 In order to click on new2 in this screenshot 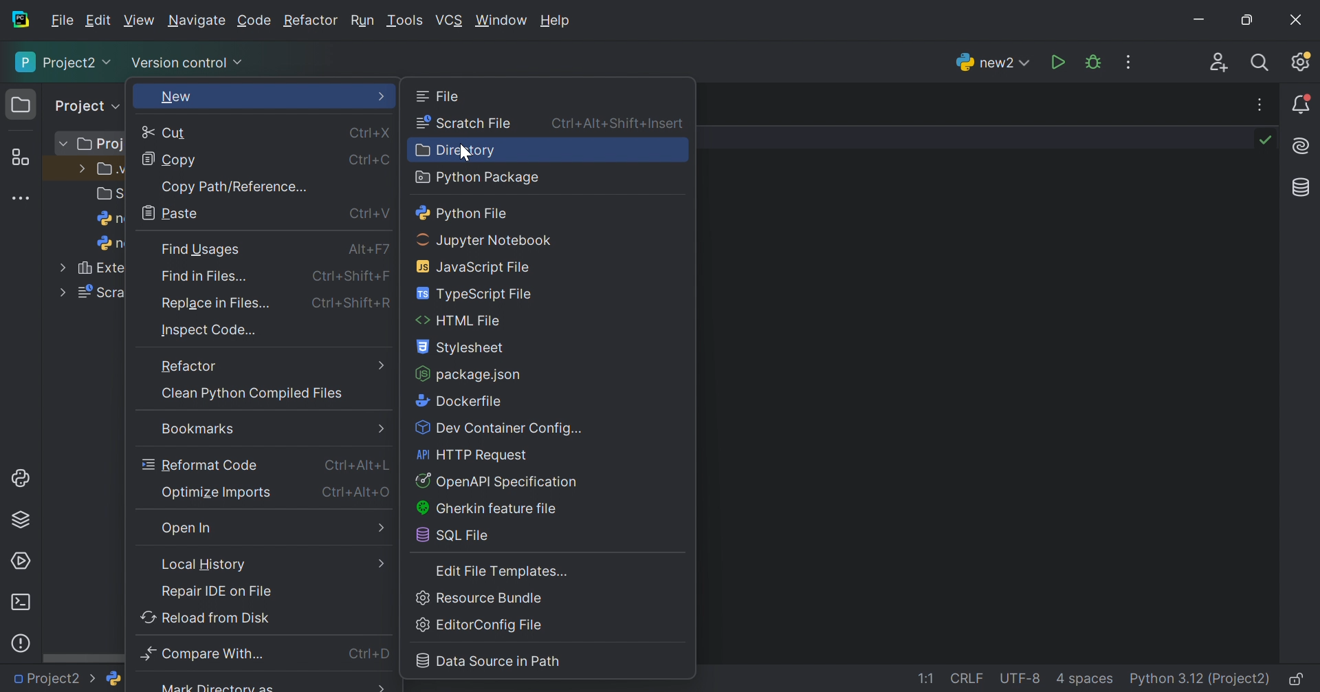, I will do `click(995, 61)`.